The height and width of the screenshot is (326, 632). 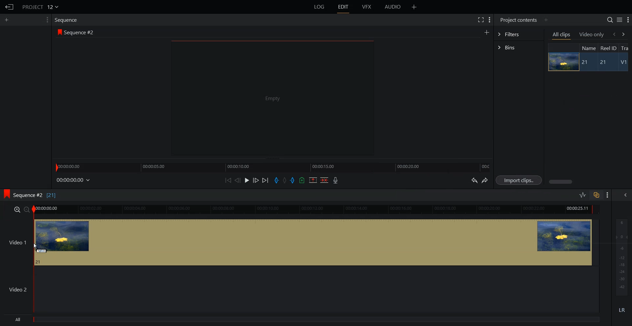 I want to click on Nudge one frame forward, so click(x=256, y=180).